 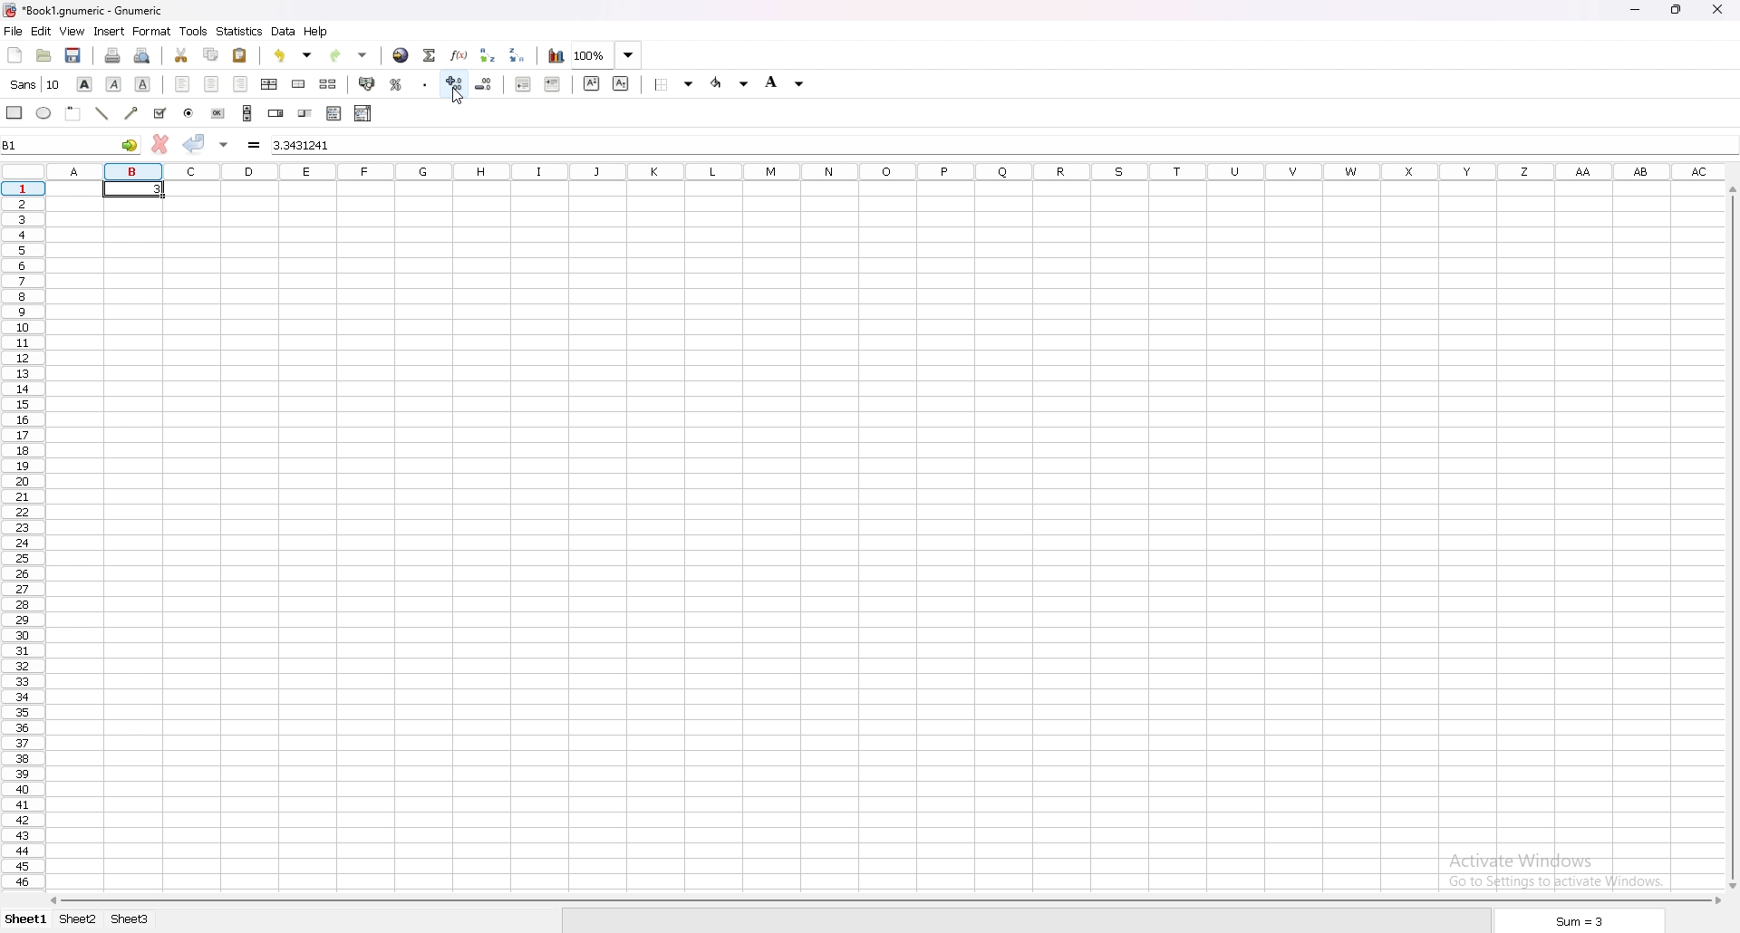 What do you see at coordinates (674, 85) in the screenshot?
I see `border` at bounding box center [674, 85].